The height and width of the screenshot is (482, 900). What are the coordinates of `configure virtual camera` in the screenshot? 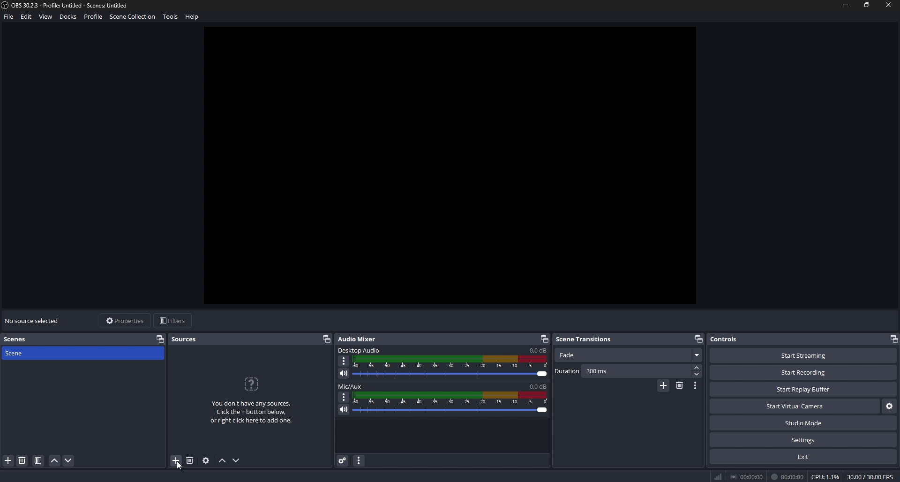 It's located at (889, 407).